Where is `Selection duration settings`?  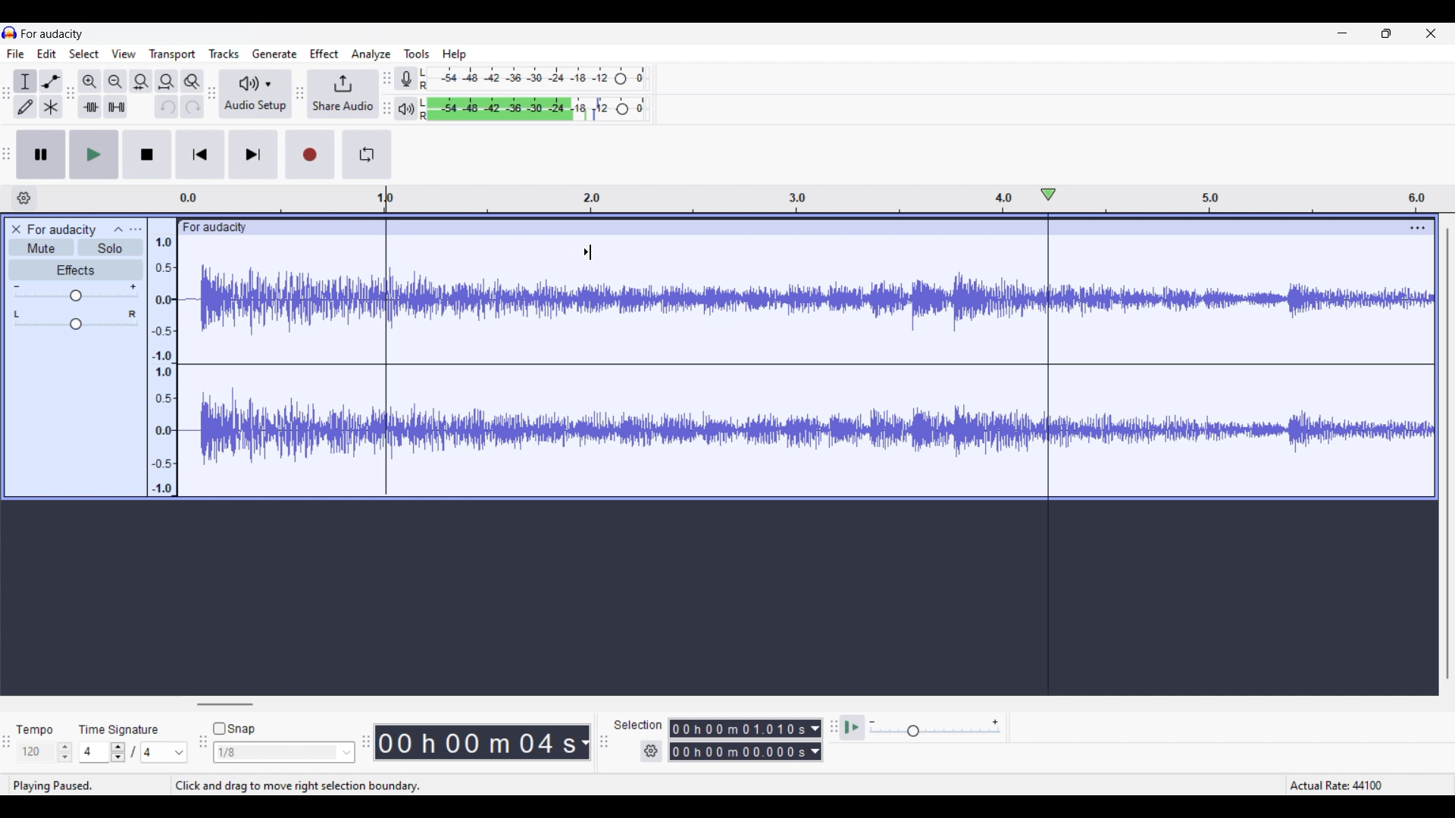 Selection duration settings is located at coordinates (650, 751).